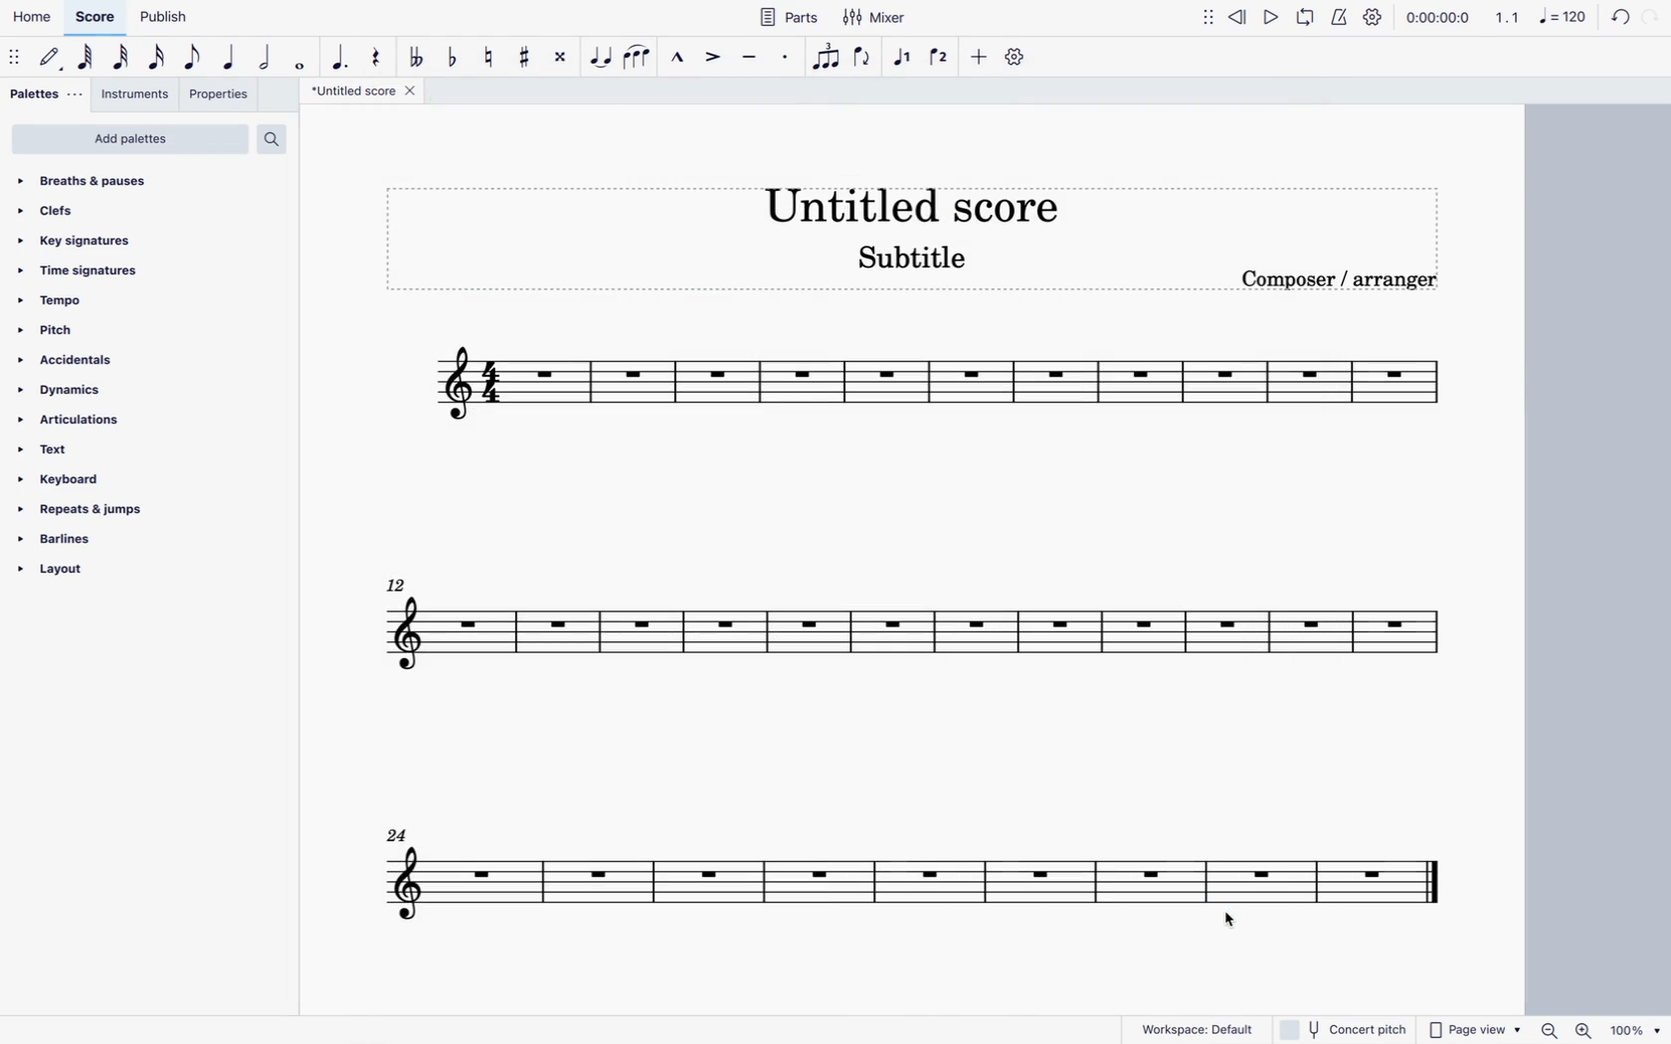 Image resolution: width=1671 pixels, height=1044 pixels. Describe the element at coordinates (1620, 20) in the screenshot. I see `undo` at that location.